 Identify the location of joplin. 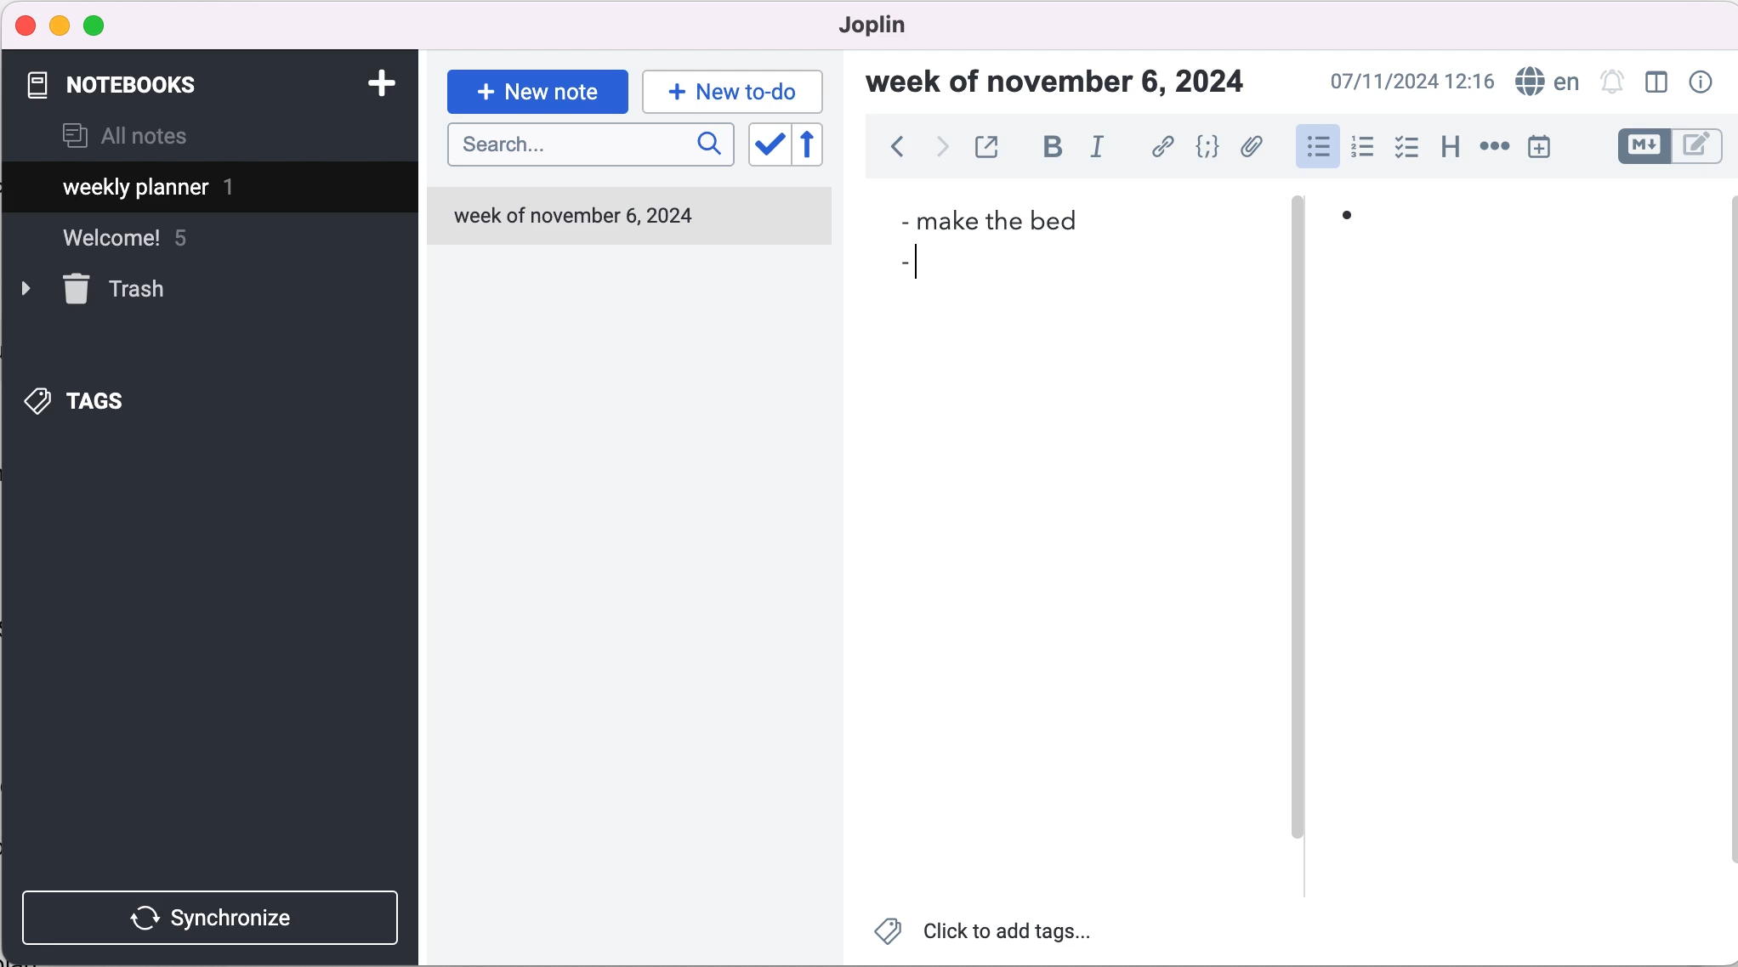
(898, 25).